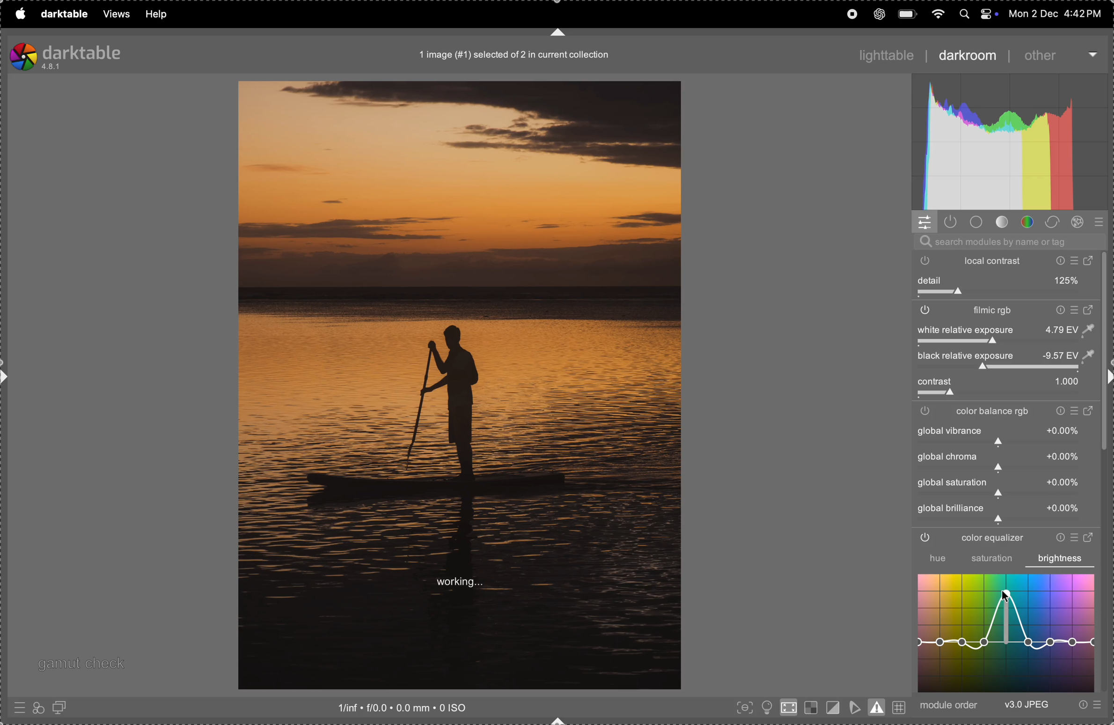  I want to click on color bar, so click(1010, 412).